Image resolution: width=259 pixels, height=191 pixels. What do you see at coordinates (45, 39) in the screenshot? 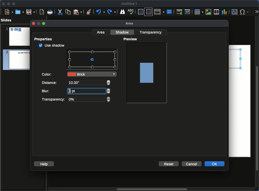
I see `Properties` at bounding box center [45, 39].